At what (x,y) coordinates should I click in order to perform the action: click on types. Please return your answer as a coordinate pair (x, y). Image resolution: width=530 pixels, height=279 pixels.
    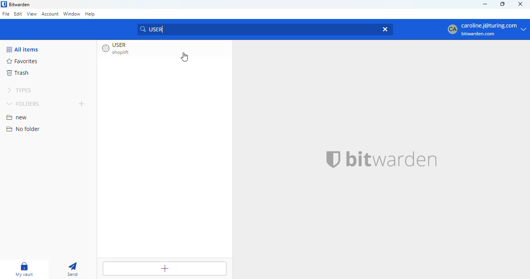
    Looking at the image, I should click on (21, 90).